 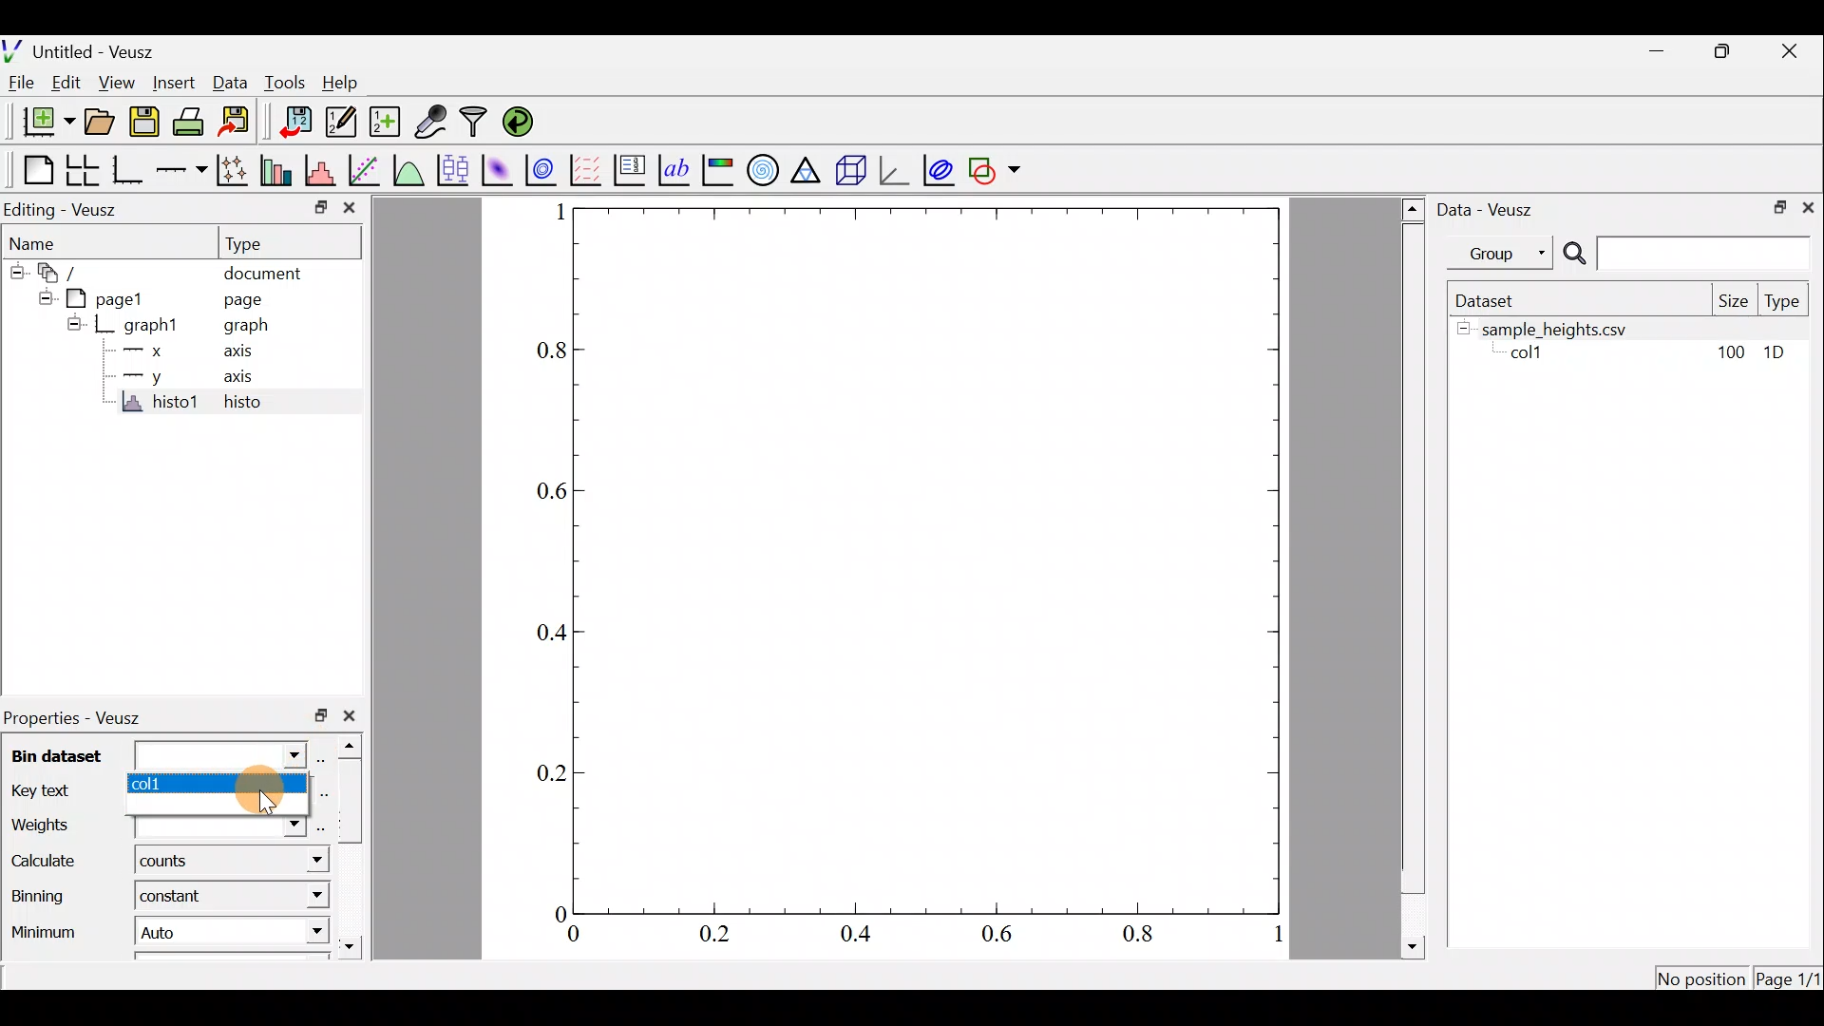 What do you see at coordinates (319, 826) in the screenshot?
I see `select using dataset browser` at bounding box center [319, 826].